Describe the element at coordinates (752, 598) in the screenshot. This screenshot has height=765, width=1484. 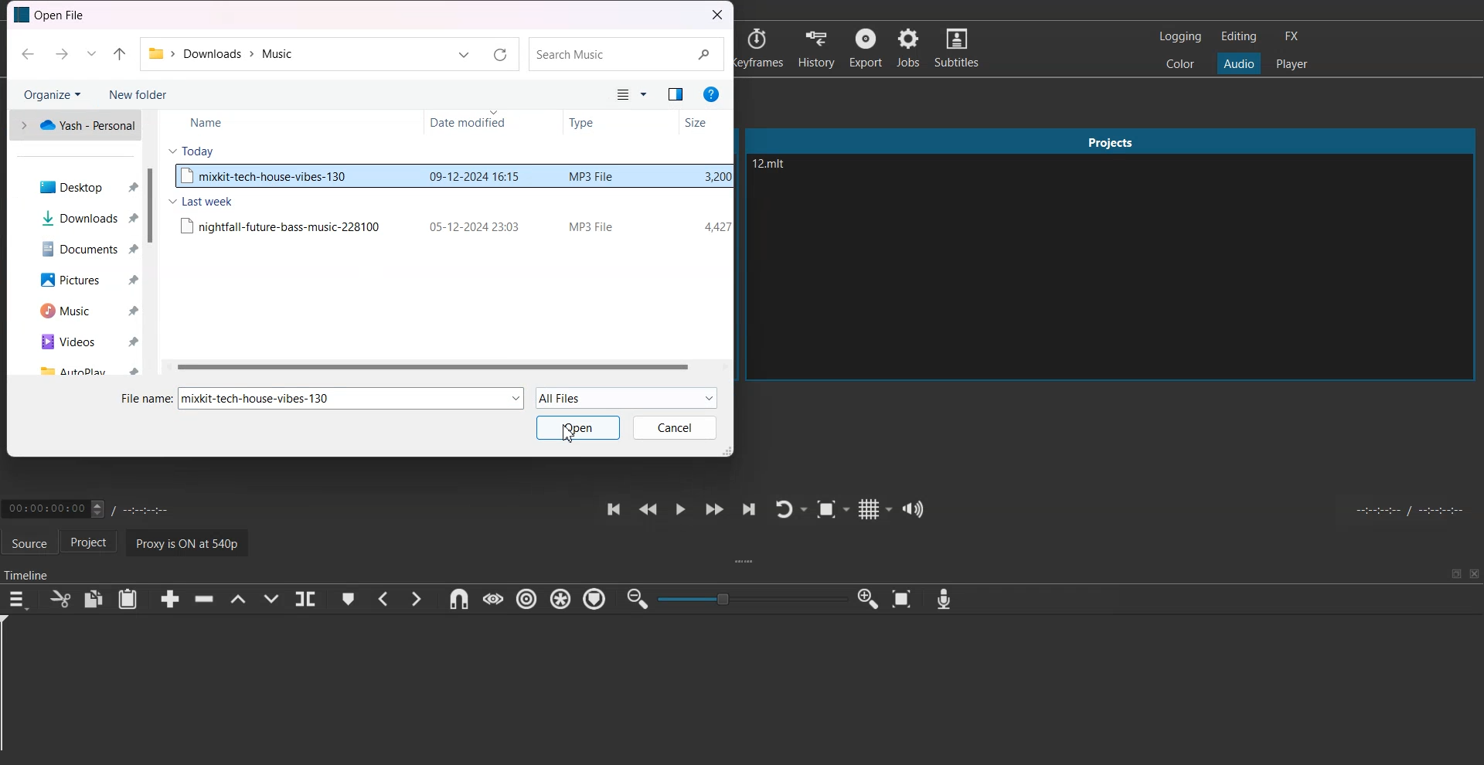
I see `Toggle adjuster` at that location.